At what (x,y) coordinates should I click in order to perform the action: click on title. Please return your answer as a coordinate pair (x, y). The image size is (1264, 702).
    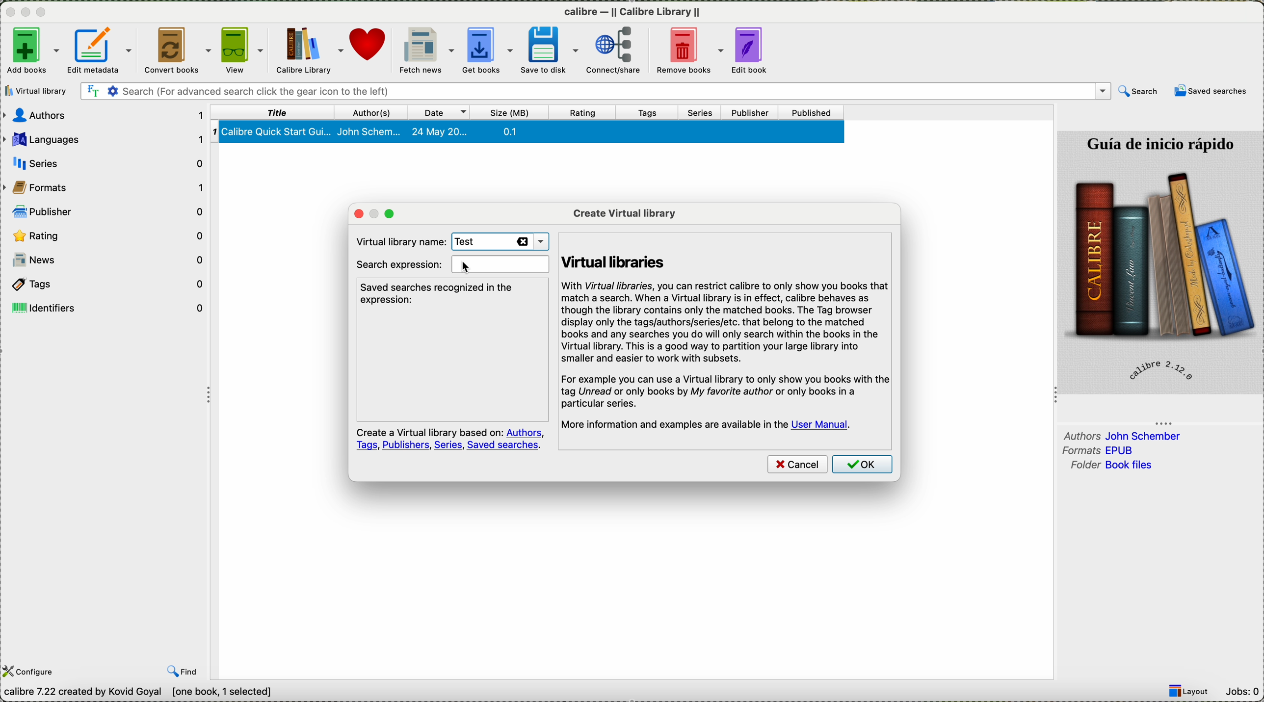
    Looking at the image, I should click on (274, 113).